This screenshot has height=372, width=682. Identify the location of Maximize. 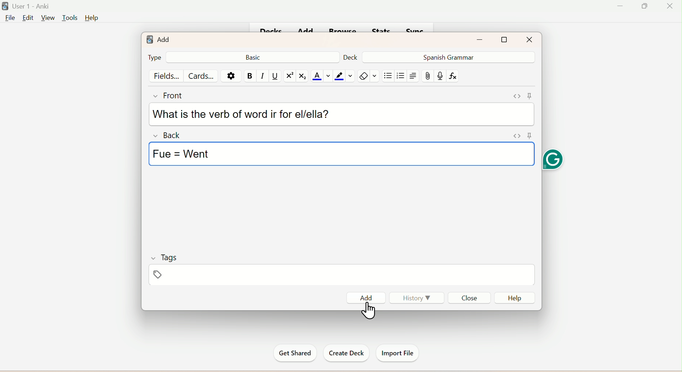
(647, 6).